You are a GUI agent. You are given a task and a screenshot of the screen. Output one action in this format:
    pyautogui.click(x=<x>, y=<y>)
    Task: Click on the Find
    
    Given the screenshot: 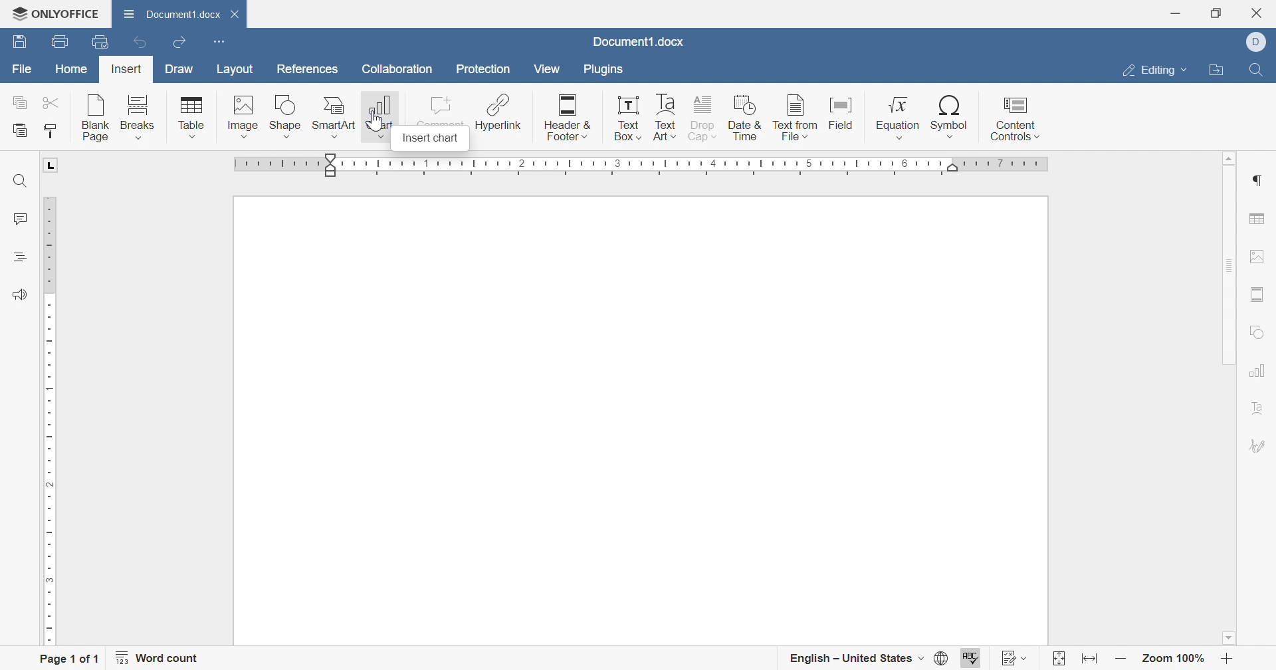 What is the action you would take?
    pyautogui.click(x=20, y=181)
    